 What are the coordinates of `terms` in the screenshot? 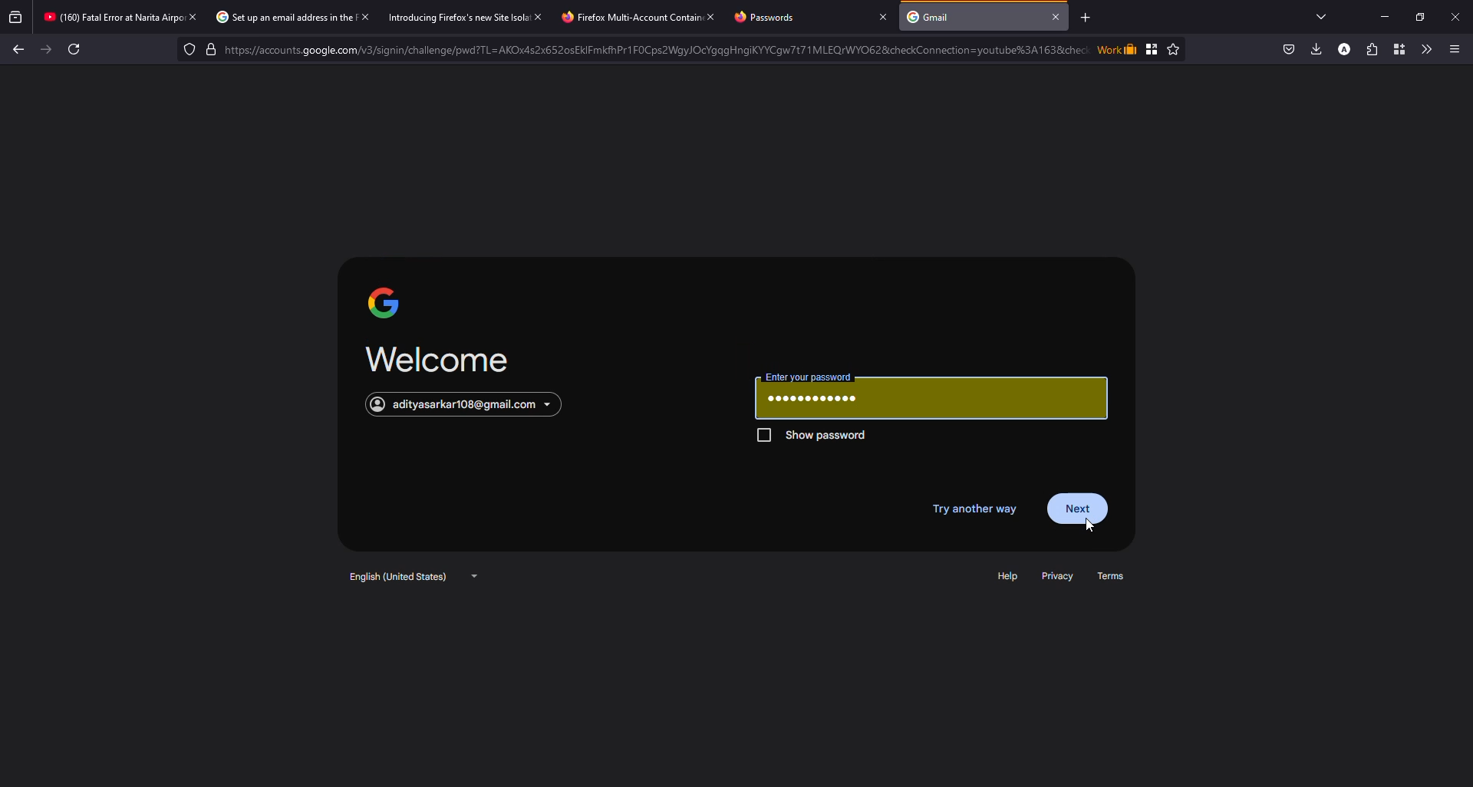 It's located at (1117, 580).